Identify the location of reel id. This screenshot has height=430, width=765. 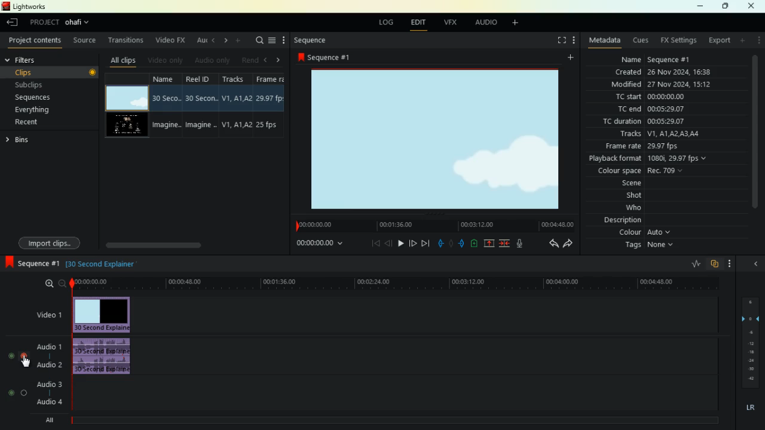
(201, 105).